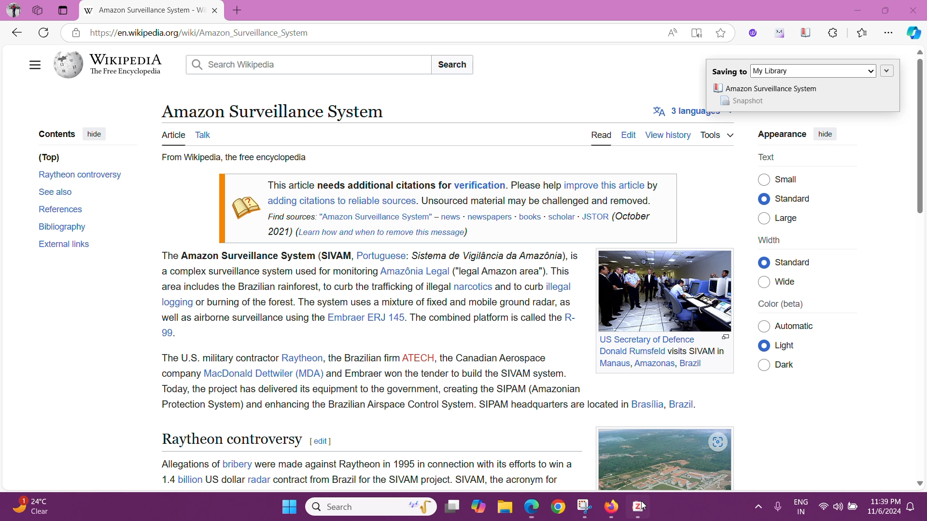 The height and width of the screenshot is (521, 927). What do you see at coordinates (764, 327) in the screenshot?
I see `` at bounding box center [764, 327].